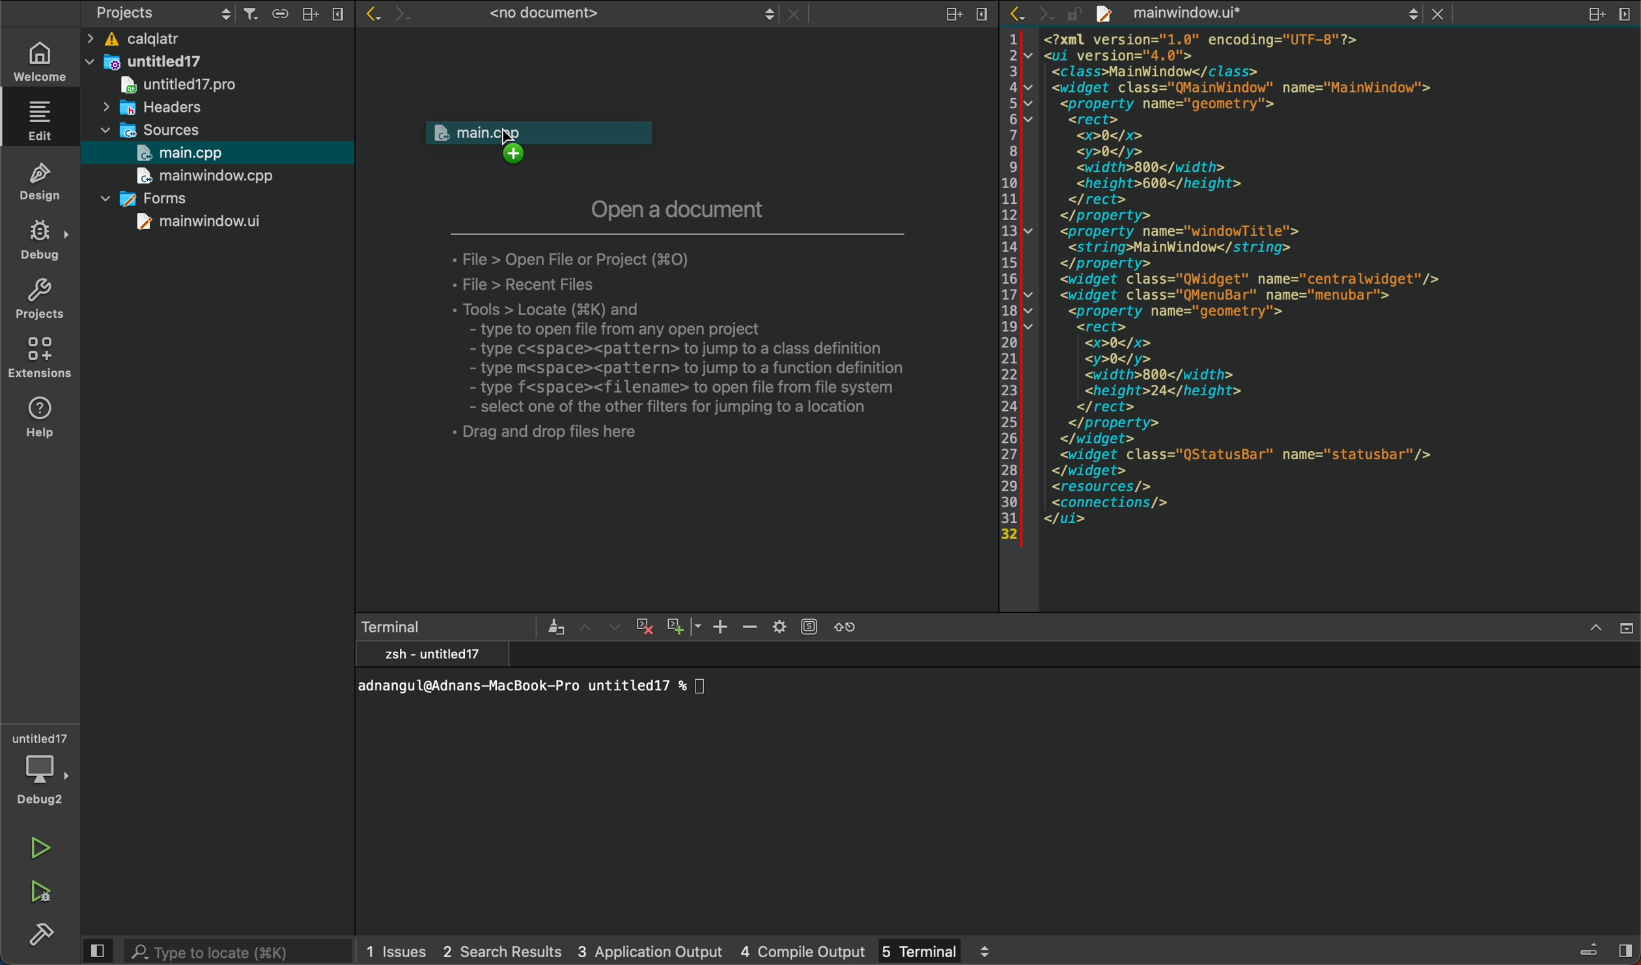 The image size is (1641, 965). I want to click on filter tree, so click(252, 15).